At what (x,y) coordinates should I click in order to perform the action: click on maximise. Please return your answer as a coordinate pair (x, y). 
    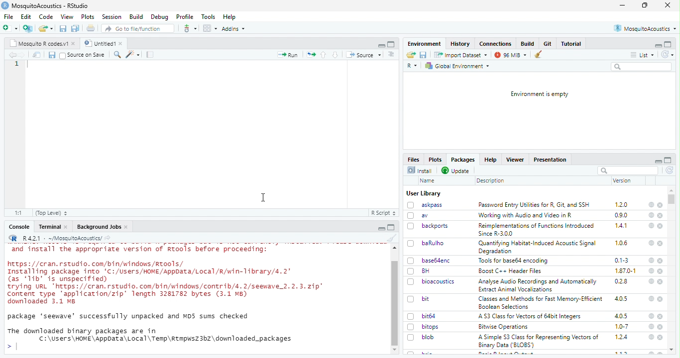
    Looking at the image, I should click on (668, 44).